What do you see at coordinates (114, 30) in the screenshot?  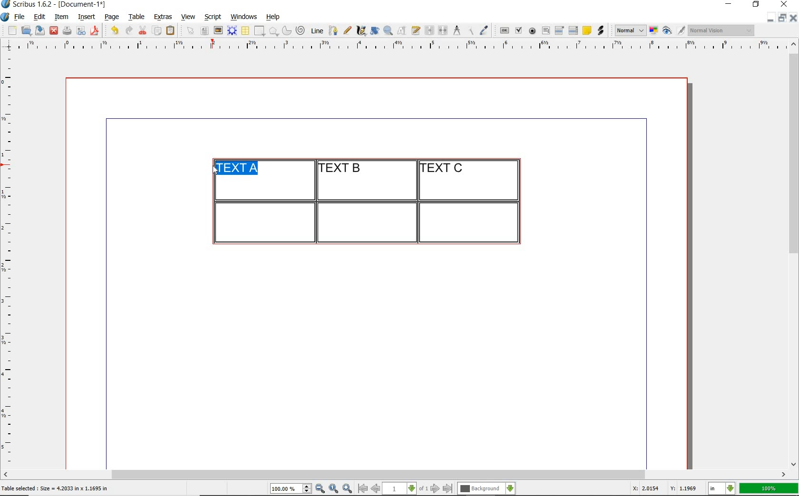 I see `undo` at bounding box center [114, 30].